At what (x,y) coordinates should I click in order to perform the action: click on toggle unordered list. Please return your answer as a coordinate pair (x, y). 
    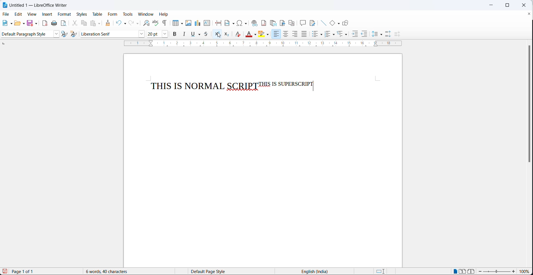
    Looking at the image, I should click on (314, 35).